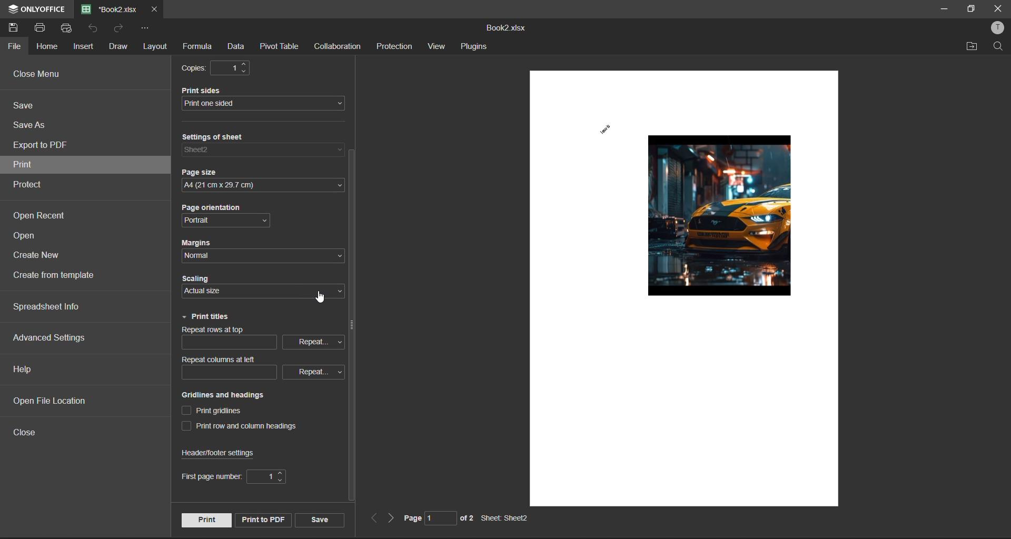  I want to click on repeat columns at left, so click(222, 360).